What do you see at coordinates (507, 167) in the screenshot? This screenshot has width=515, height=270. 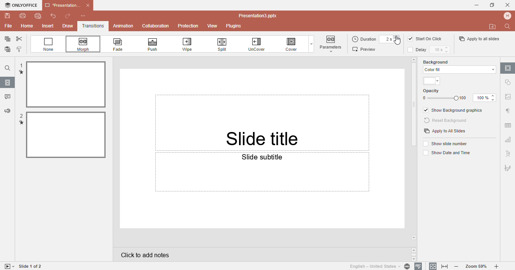 I see `Signature setting` at bounding box center [507, 167].